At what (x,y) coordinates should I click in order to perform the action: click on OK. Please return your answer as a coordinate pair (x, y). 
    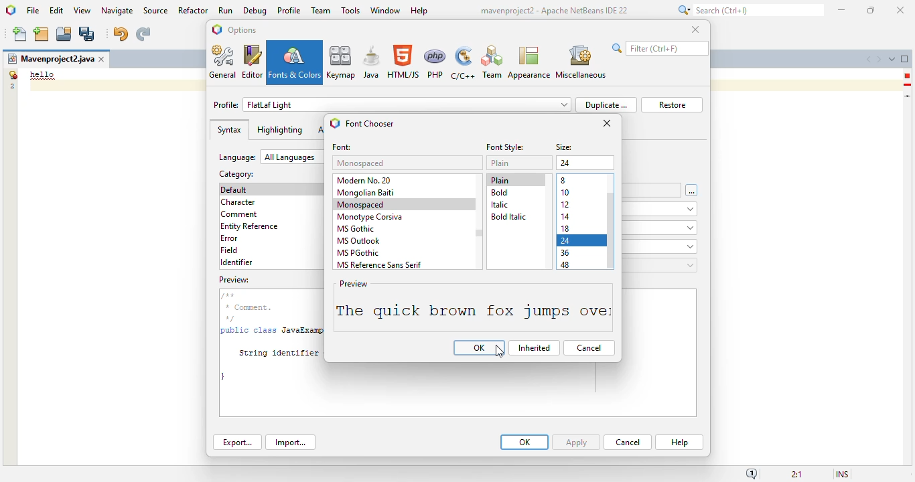
    Looking at the image, I should click on (524, 442).